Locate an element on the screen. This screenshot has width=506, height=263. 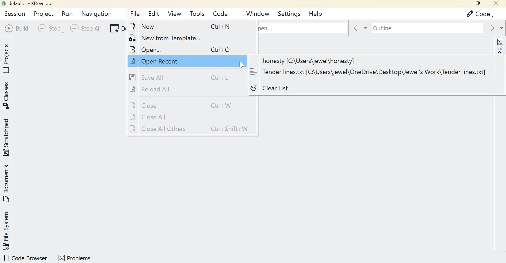
Toggle 'Documents' tool view is located at coordinates (7, 184).